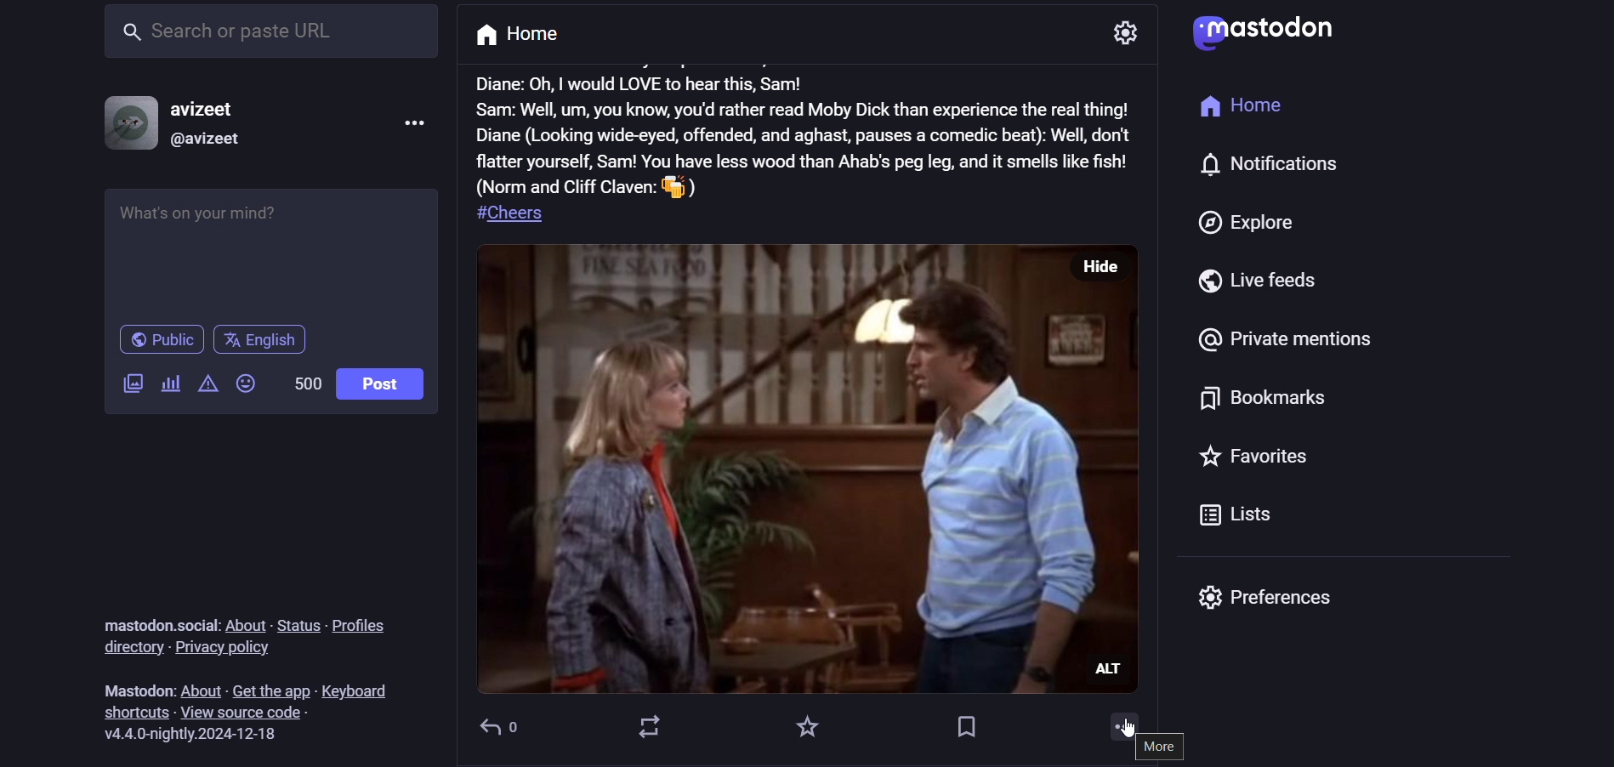  Describe the element at coordinates (1263, 31) in the screenshot. I see `logo` at that location.